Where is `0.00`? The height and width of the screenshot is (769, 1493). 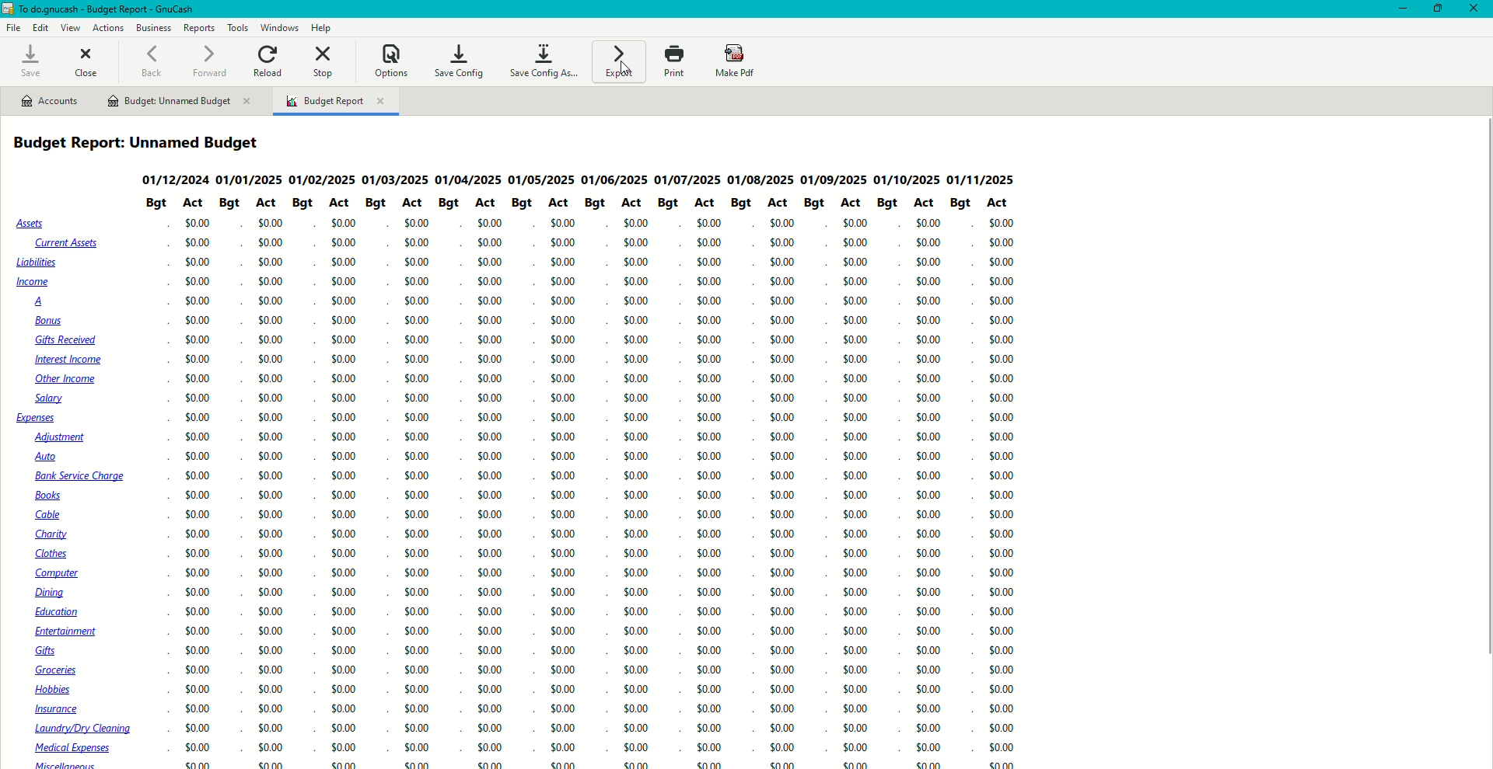
0.00 is located at coordinates (272, 225).